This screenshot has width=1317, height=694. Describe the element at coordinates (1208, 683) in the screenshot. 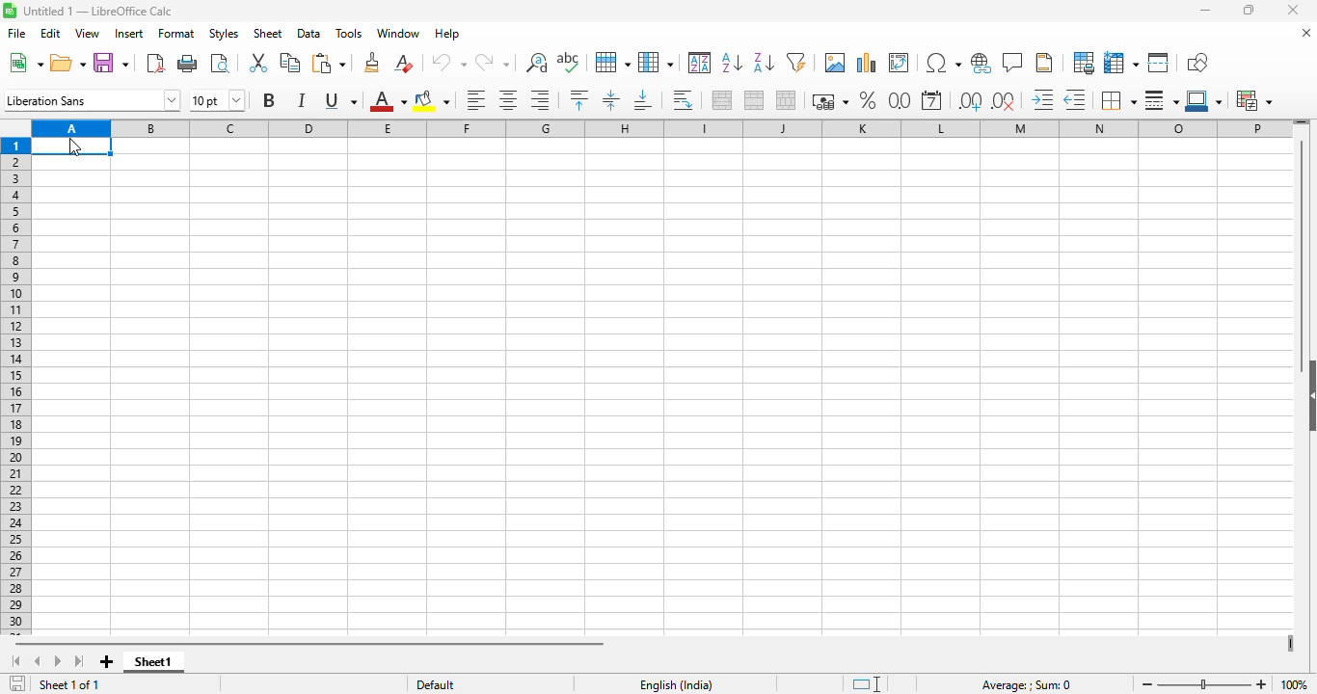

I see `zoom slider` at that location.